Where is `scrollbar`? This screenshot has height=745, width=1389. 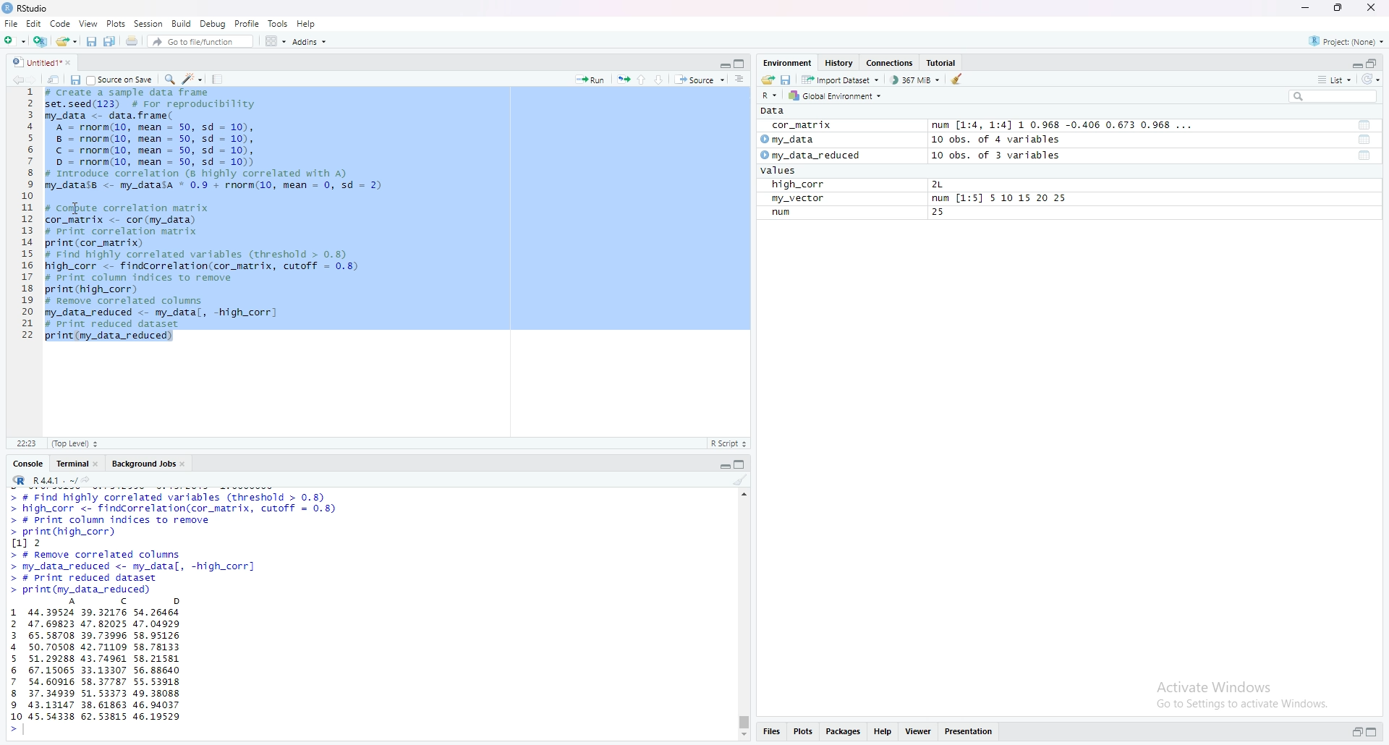
scrollbar is located at coordinates (746, 615).